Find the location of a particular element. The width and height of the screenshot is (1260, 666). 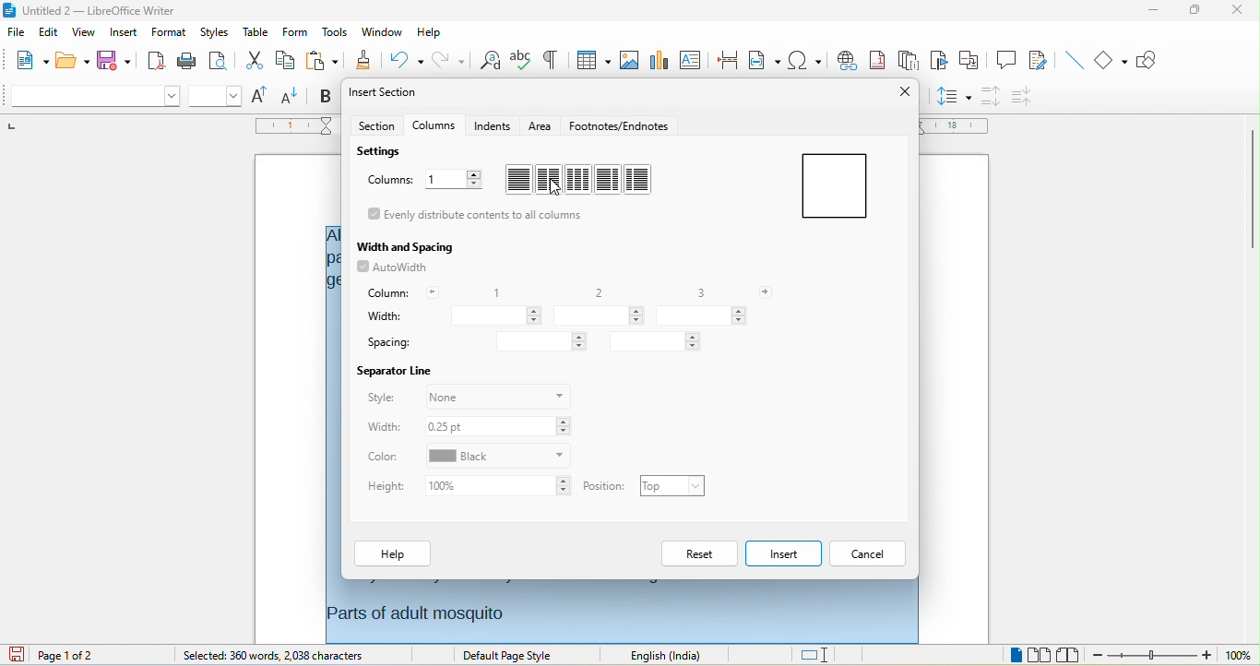

export directly as pdf is located at coordinates (152, 60).